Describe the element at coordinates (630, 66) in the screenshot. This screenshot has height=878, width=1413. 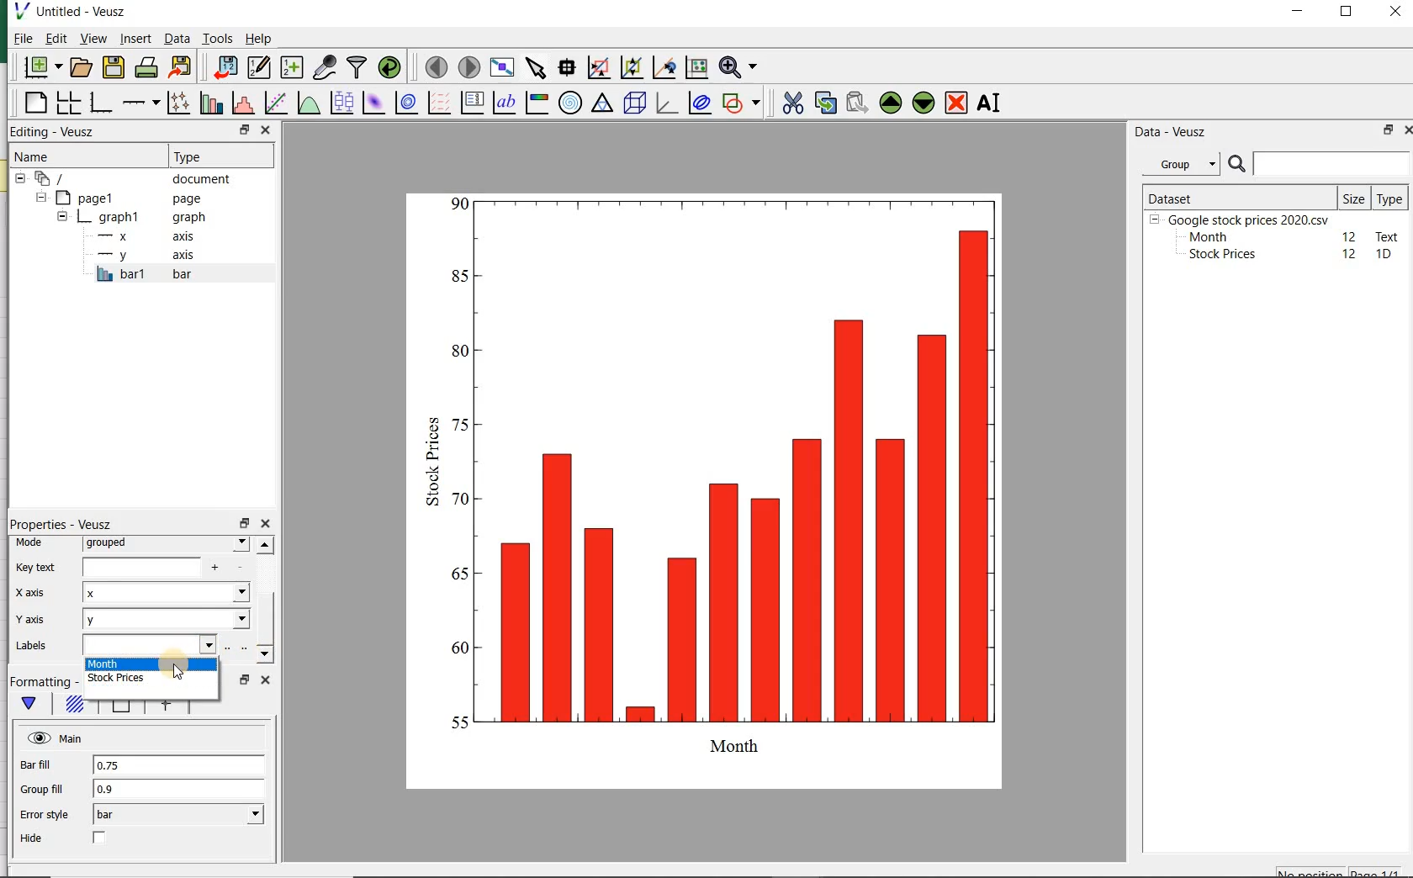
I see `click to zoom out of graph axes` at that location.